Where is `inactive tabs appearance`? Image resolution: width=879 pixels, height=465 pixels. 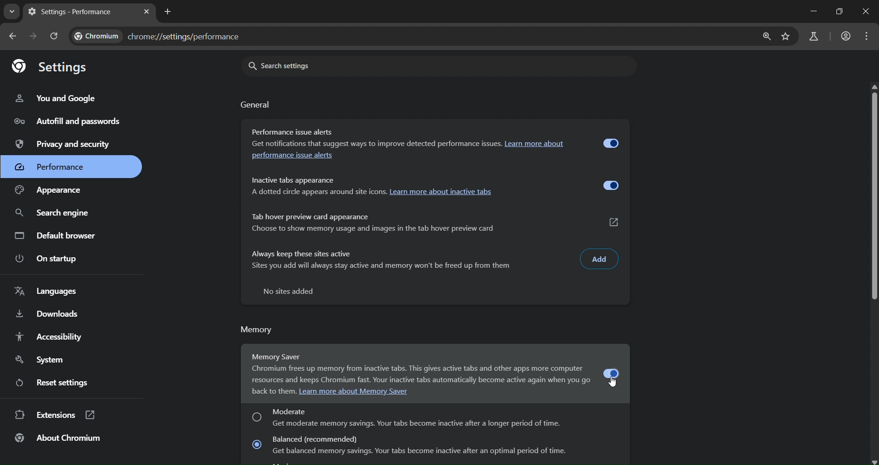 inactive tabs appearance is located at coordinates (293, 180).